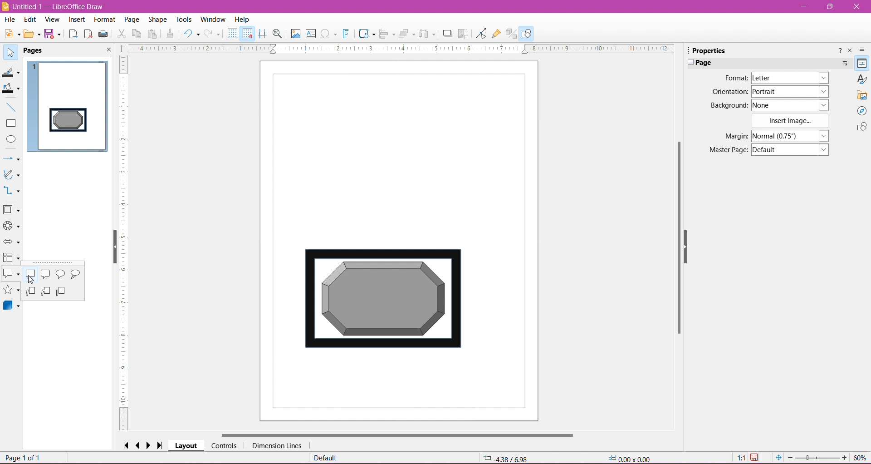 This screenshot has height=464, width=871. What do you see at coordinates (727, 105) in the screenshot?
I see `Background` at bounding box center [727, 105].